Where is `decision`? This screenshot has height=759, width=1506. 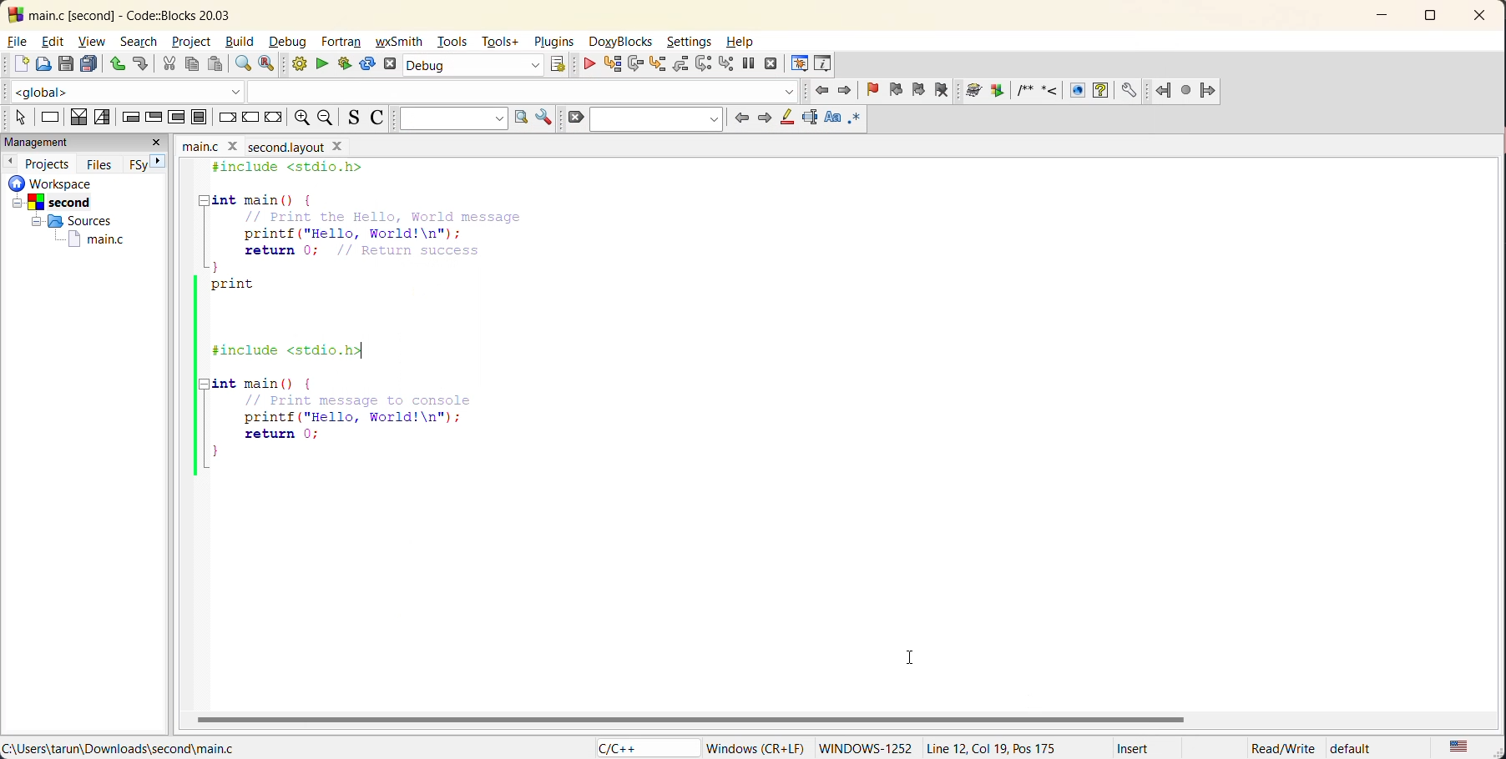 decision is located at coordinates (76, 118).